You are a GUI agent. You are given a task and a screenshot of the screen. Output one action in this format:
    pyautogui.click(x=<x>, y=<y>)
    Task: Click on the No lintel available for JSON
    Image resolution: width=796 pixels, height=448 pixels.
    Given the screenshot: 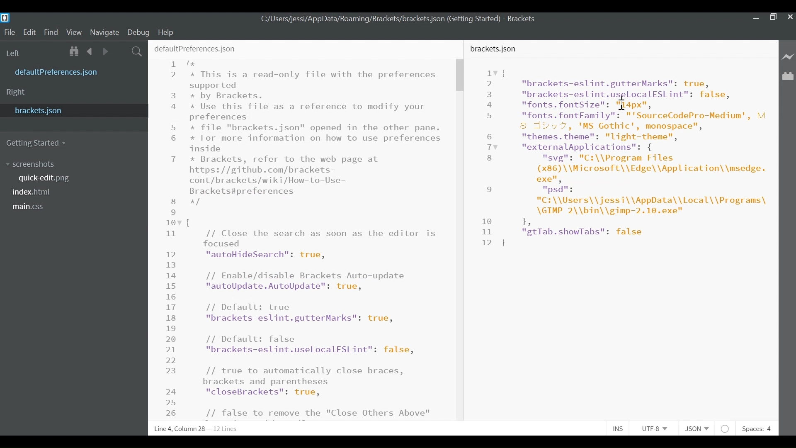 What is the action you would take?
    pyautogui.click(x=726, y=428)
    